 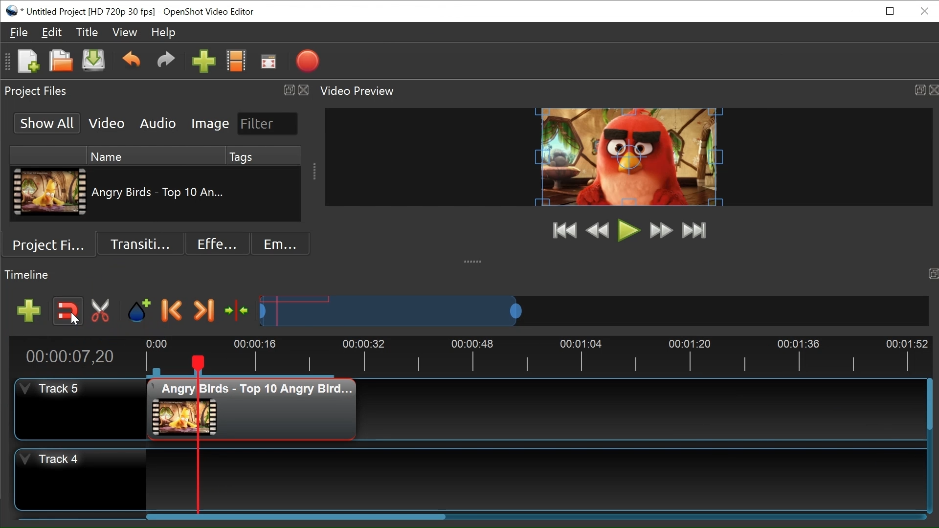 I want to click on Choose Profile, so click(x=236, y=61).